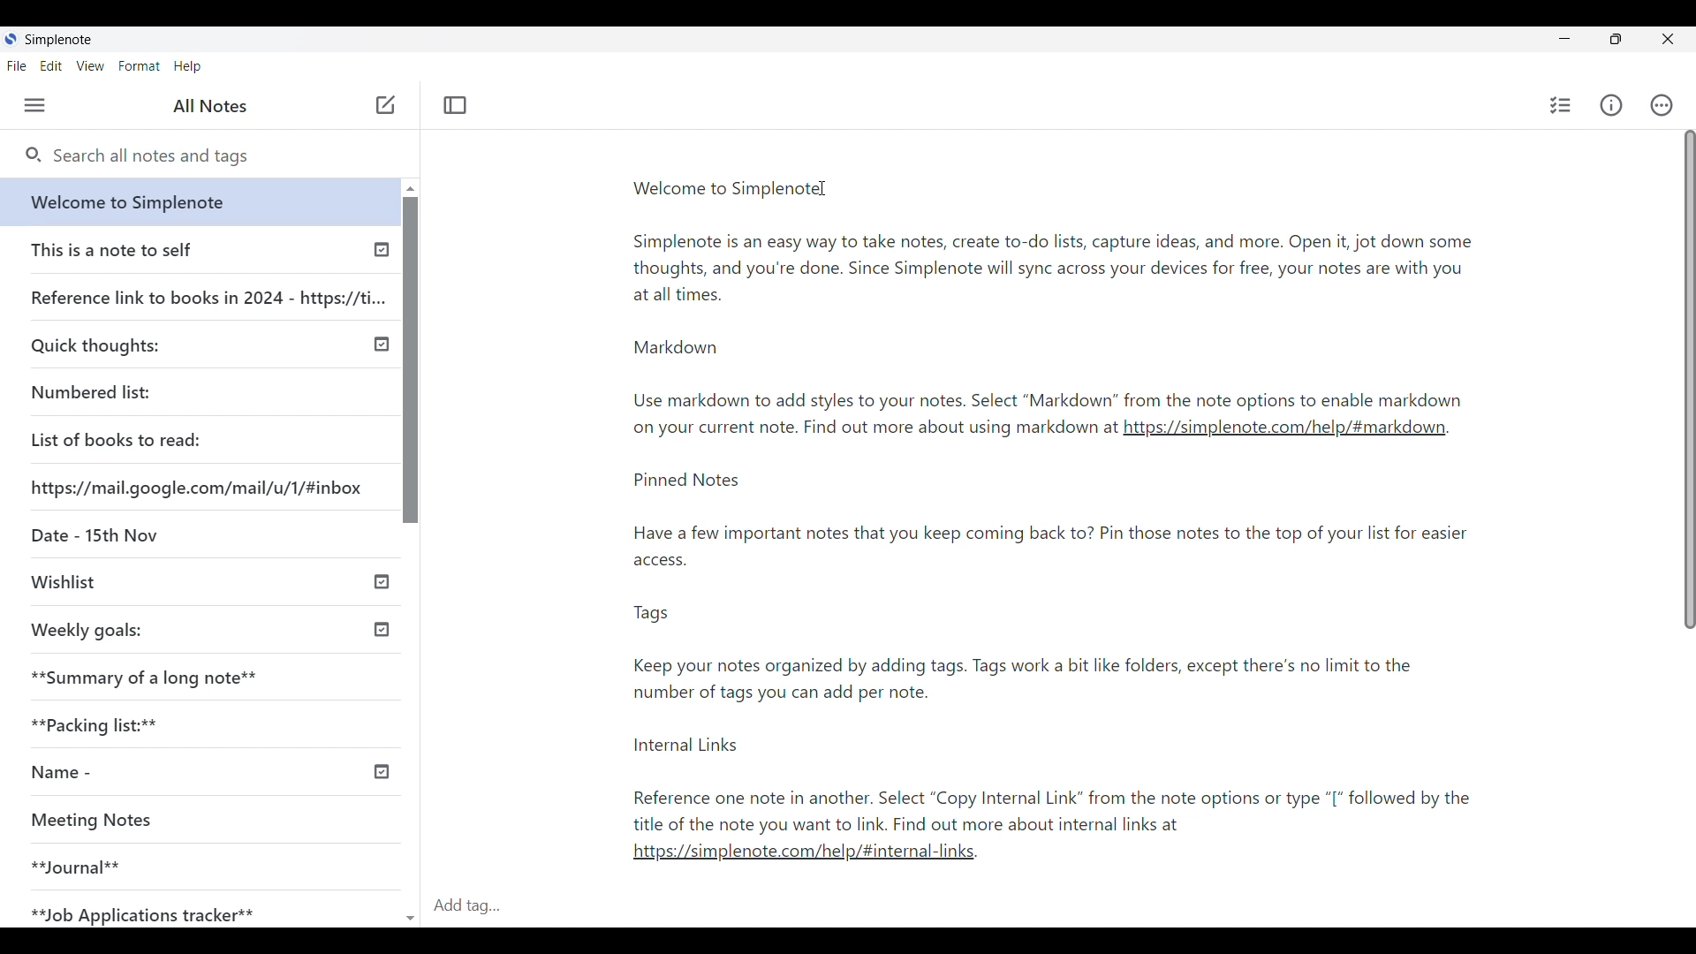  I want to click on Numbered list, so click(90, 392).